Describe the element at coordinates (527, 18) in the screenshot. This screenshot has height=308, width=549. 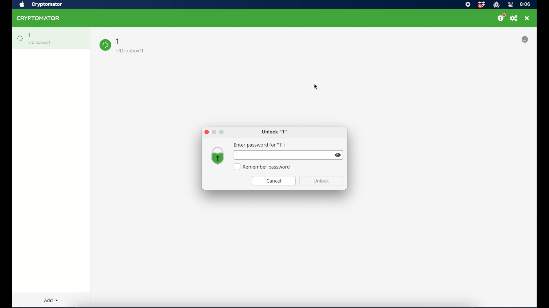
I see `close` at that location.